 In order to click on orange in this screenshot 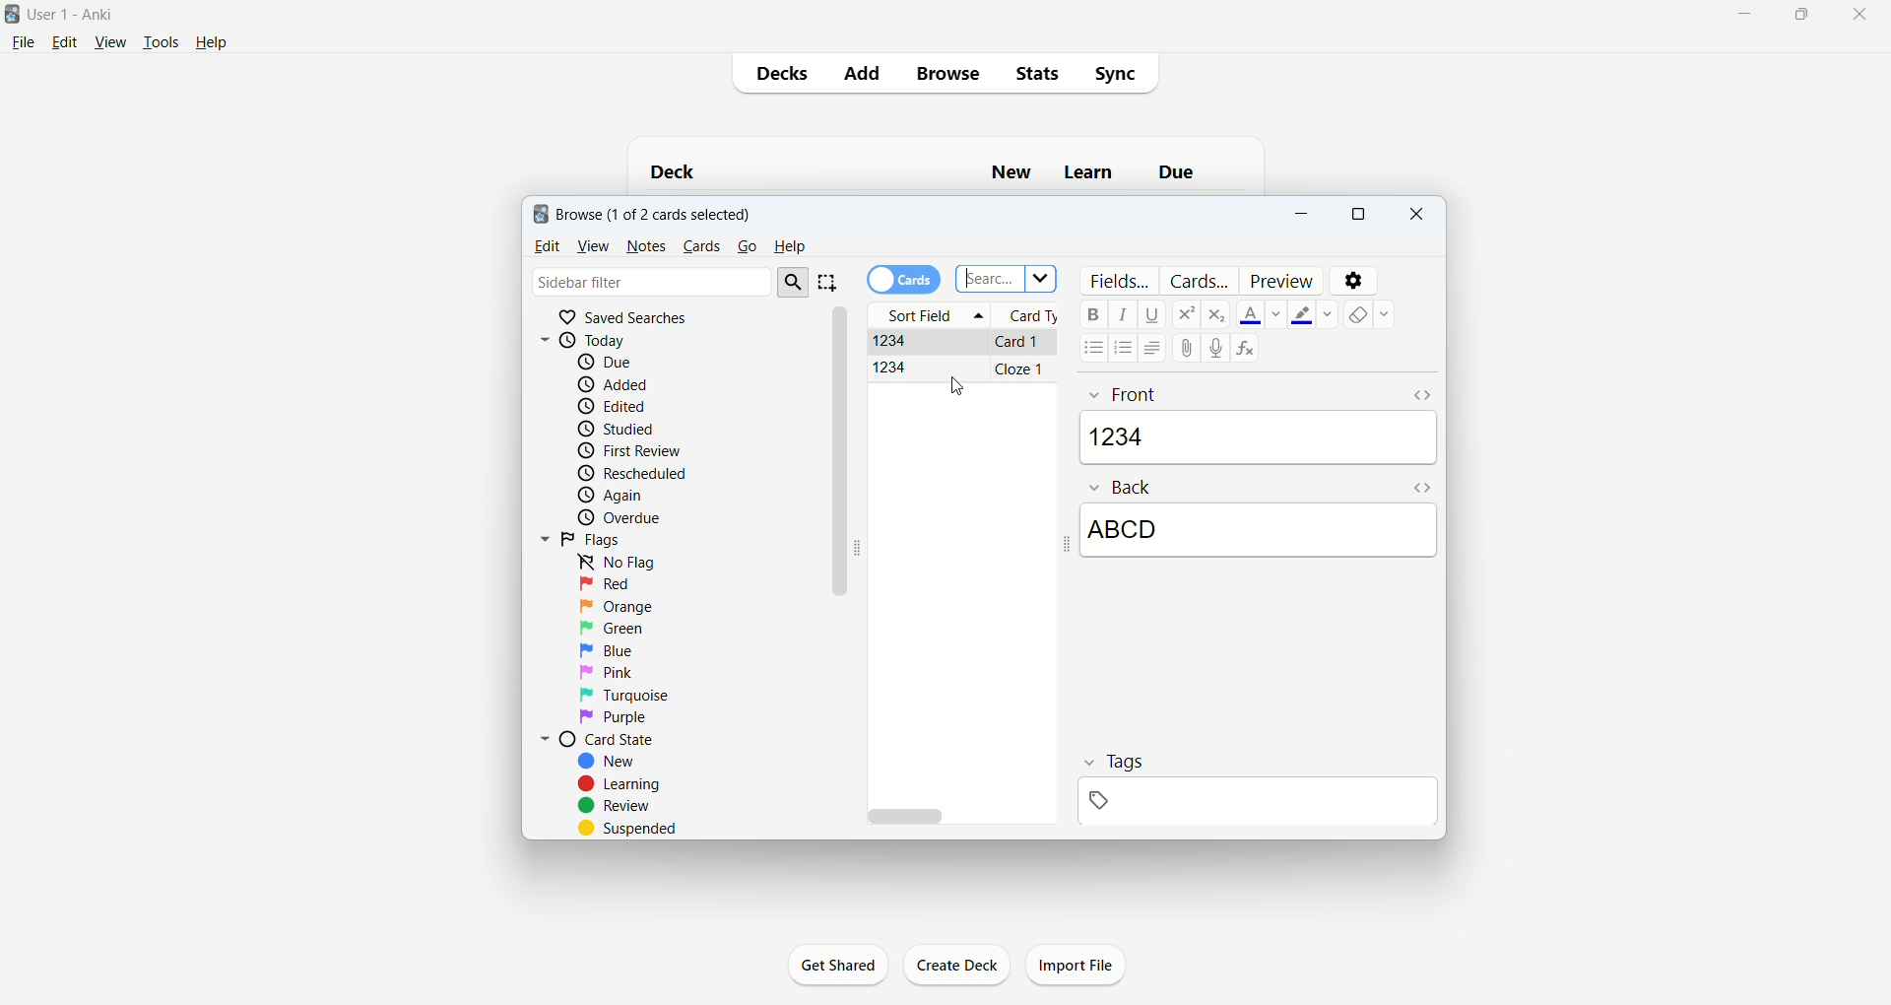, I will do `click(615, 606)`.